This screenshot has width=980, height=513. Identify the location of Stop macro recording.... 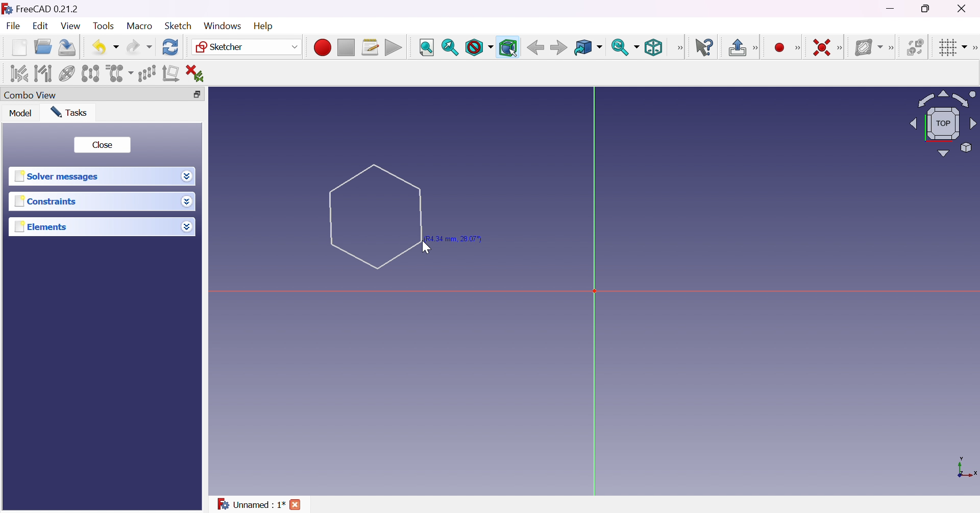
(347, 48).